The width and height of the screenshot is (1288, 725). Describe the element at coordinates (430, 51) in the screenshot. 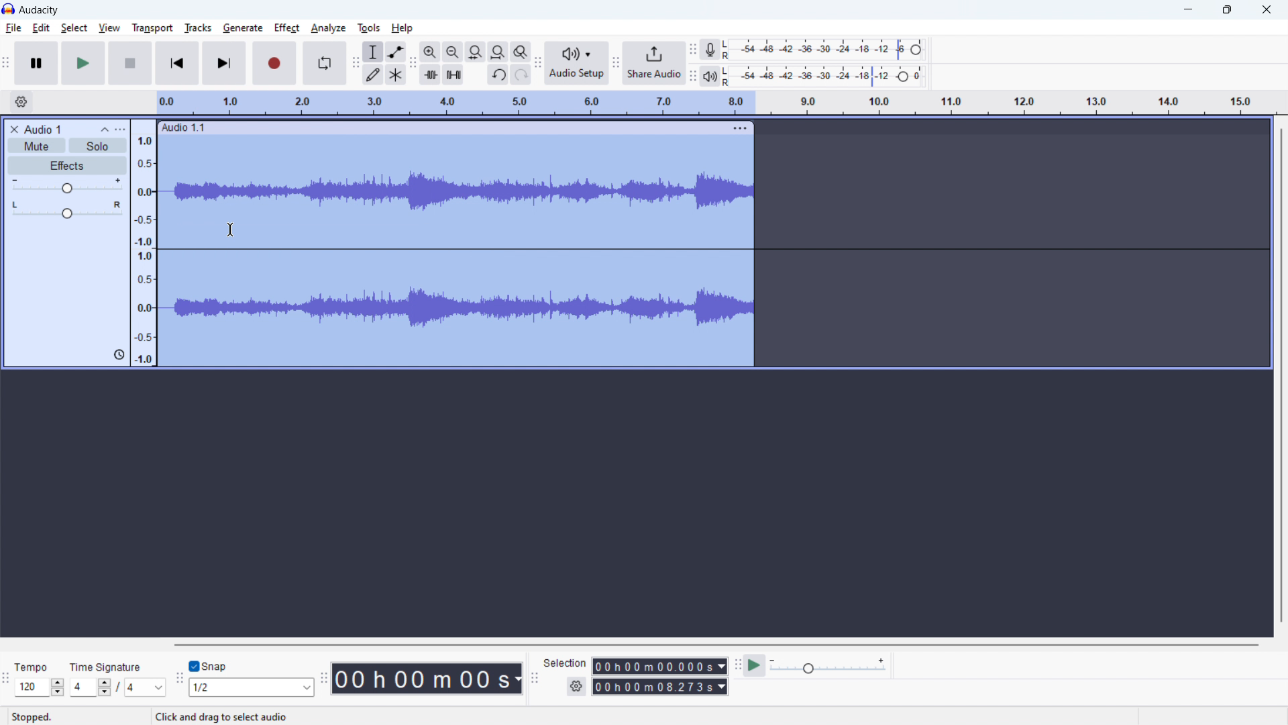

I see `zoom in` at that location.